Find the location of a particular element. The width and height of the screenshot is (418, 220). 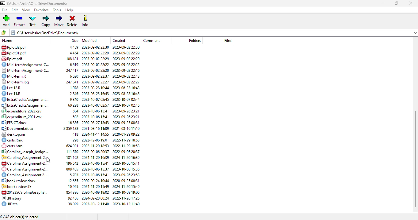

favorites is located at coordinates (41, 10).